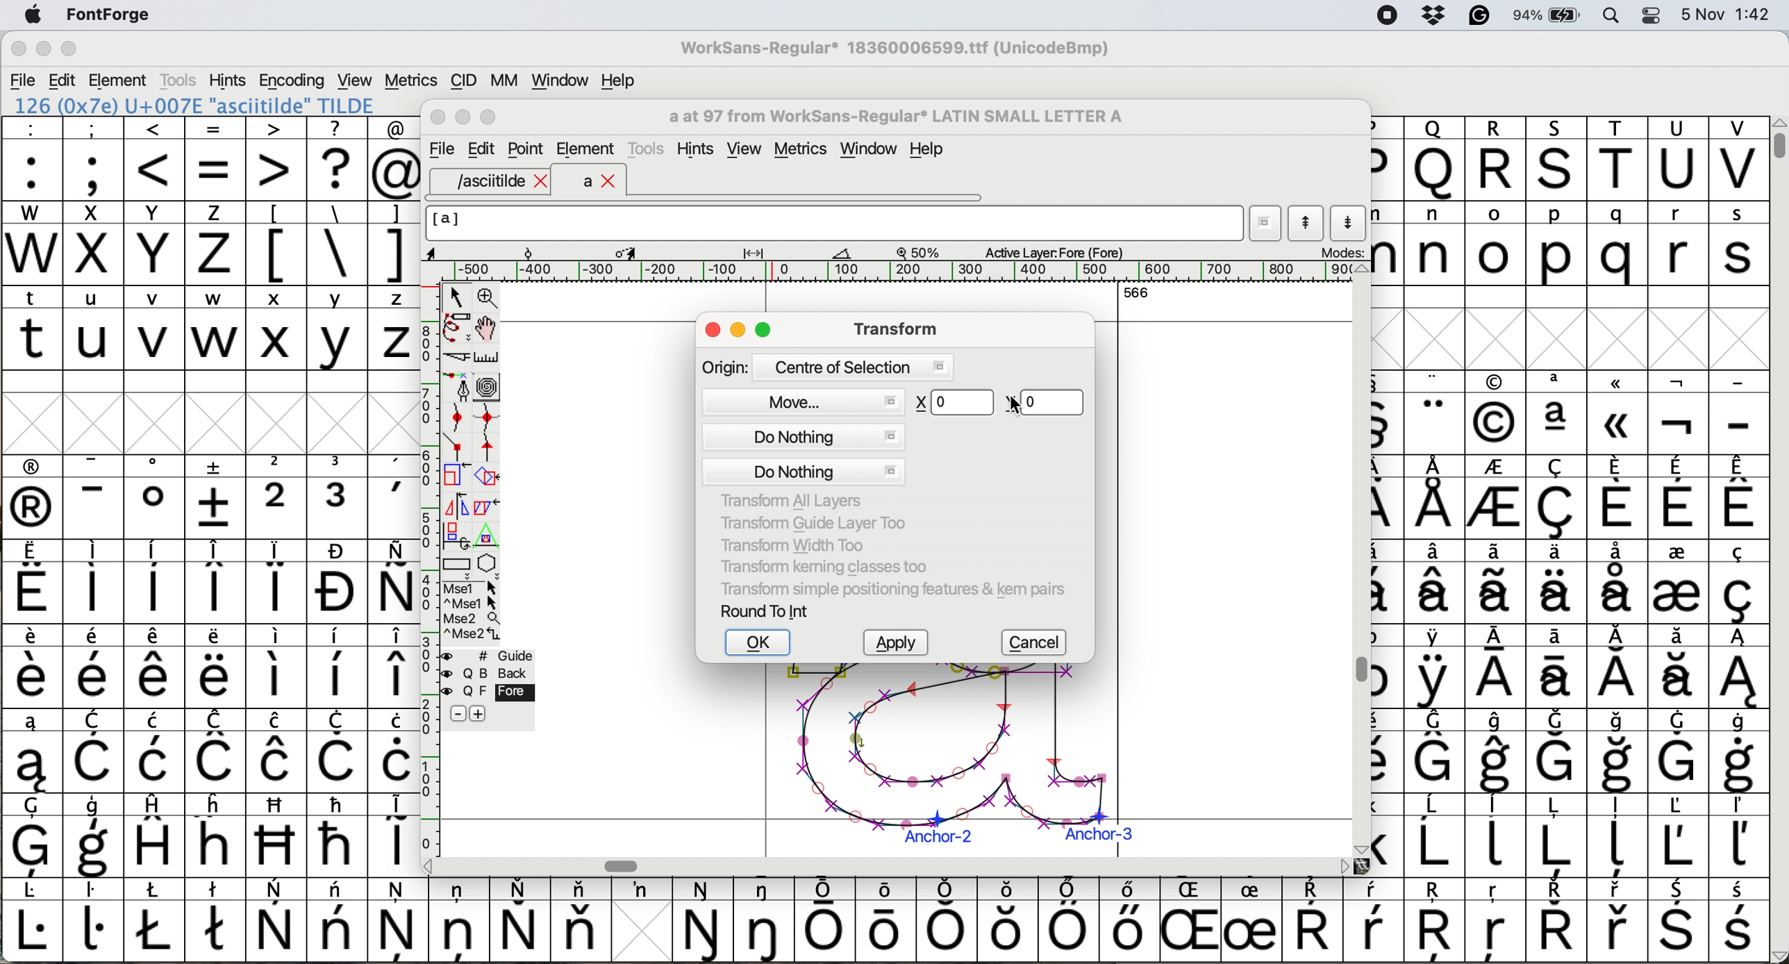 The height and width of the screenshot is (964, 1789). What do you see at coordinates (1738, 159) in the screenshot?
I see `V` at bounding box center [1738, 159].